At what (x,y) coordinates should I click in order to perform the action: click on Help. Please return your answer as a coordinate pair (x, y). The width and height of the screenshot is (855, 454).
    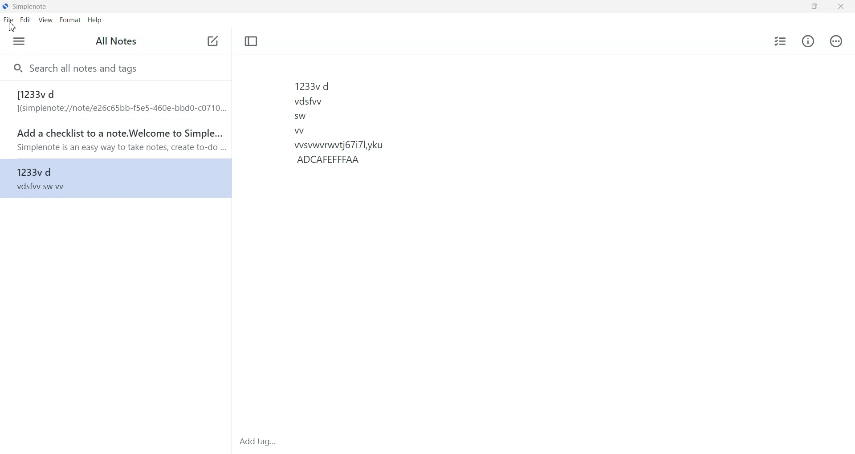
    Looking at the image, I should click on (94, 20).